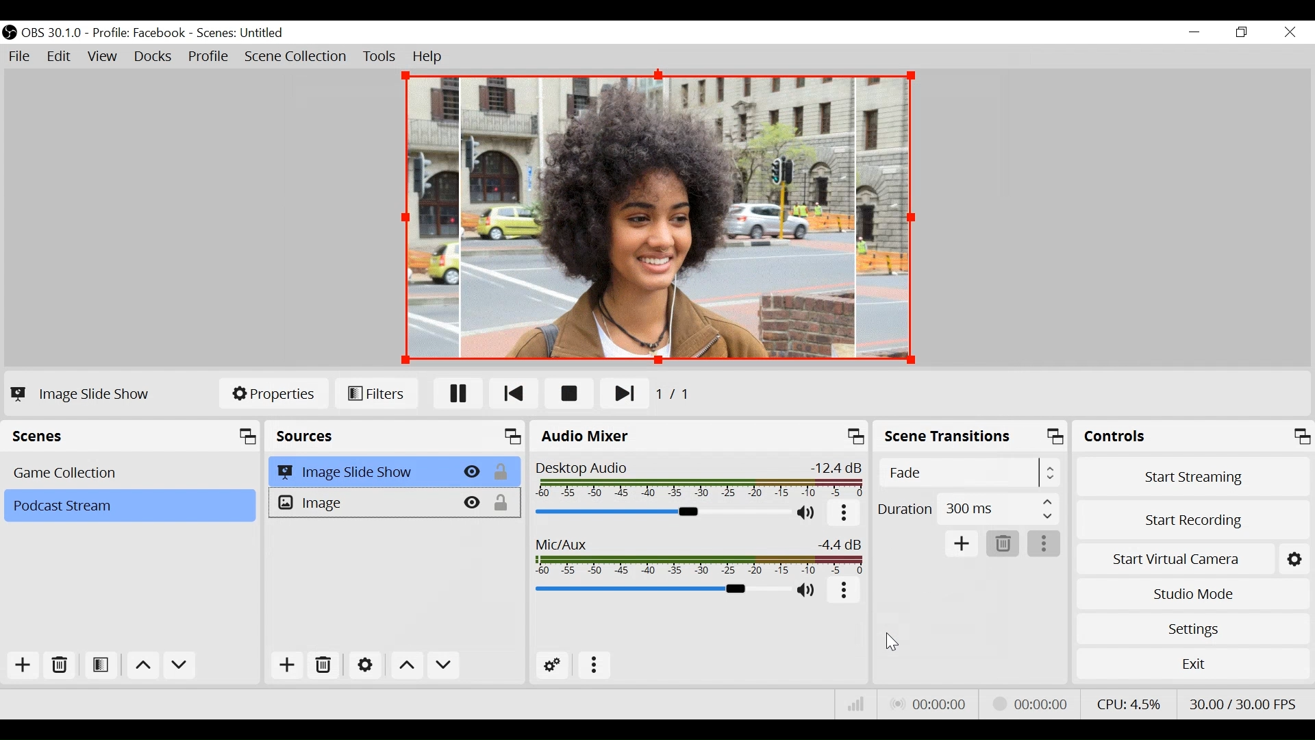 The height and width of the screenshot is (740, 1315). I want to click on Mic Slider, so click(660, 591).